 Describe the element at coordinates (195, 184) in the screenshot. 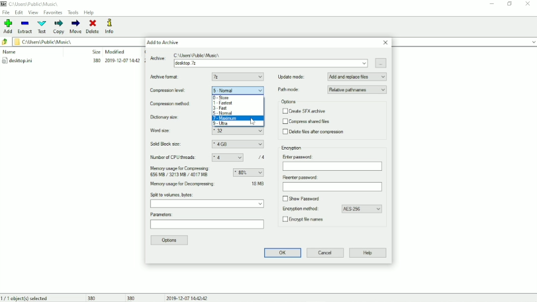

I see `Memory usage for decompressing` at that location.